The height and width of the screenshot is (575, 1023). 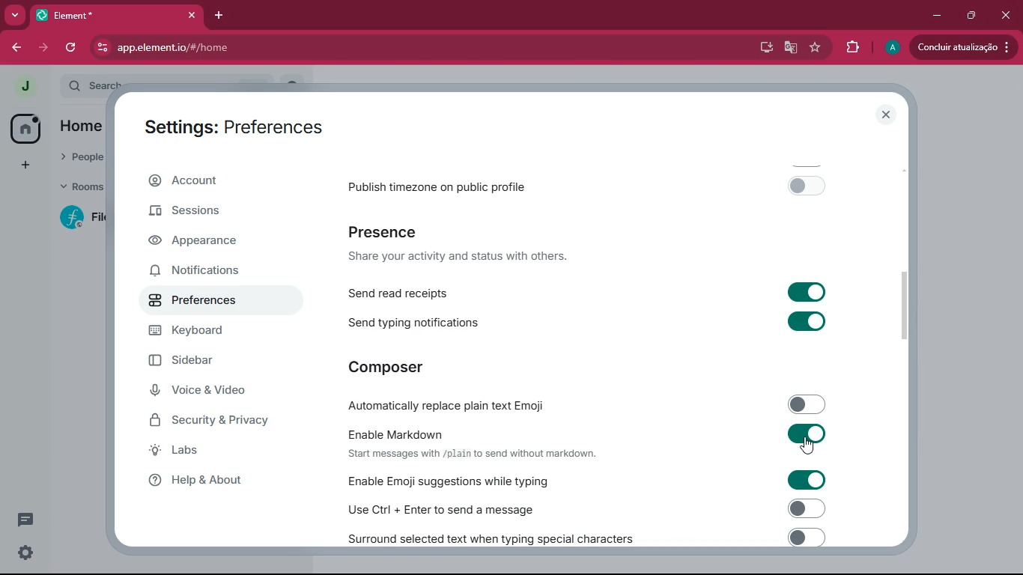 I want to click on cursor, so click(x=807, y=447).